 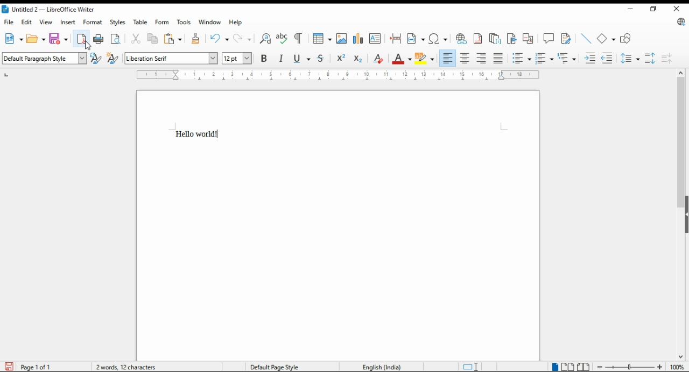 What do you see at coordinates (263, 59) in the screenshot?
I see `bold` at bounding box center [263, 59].